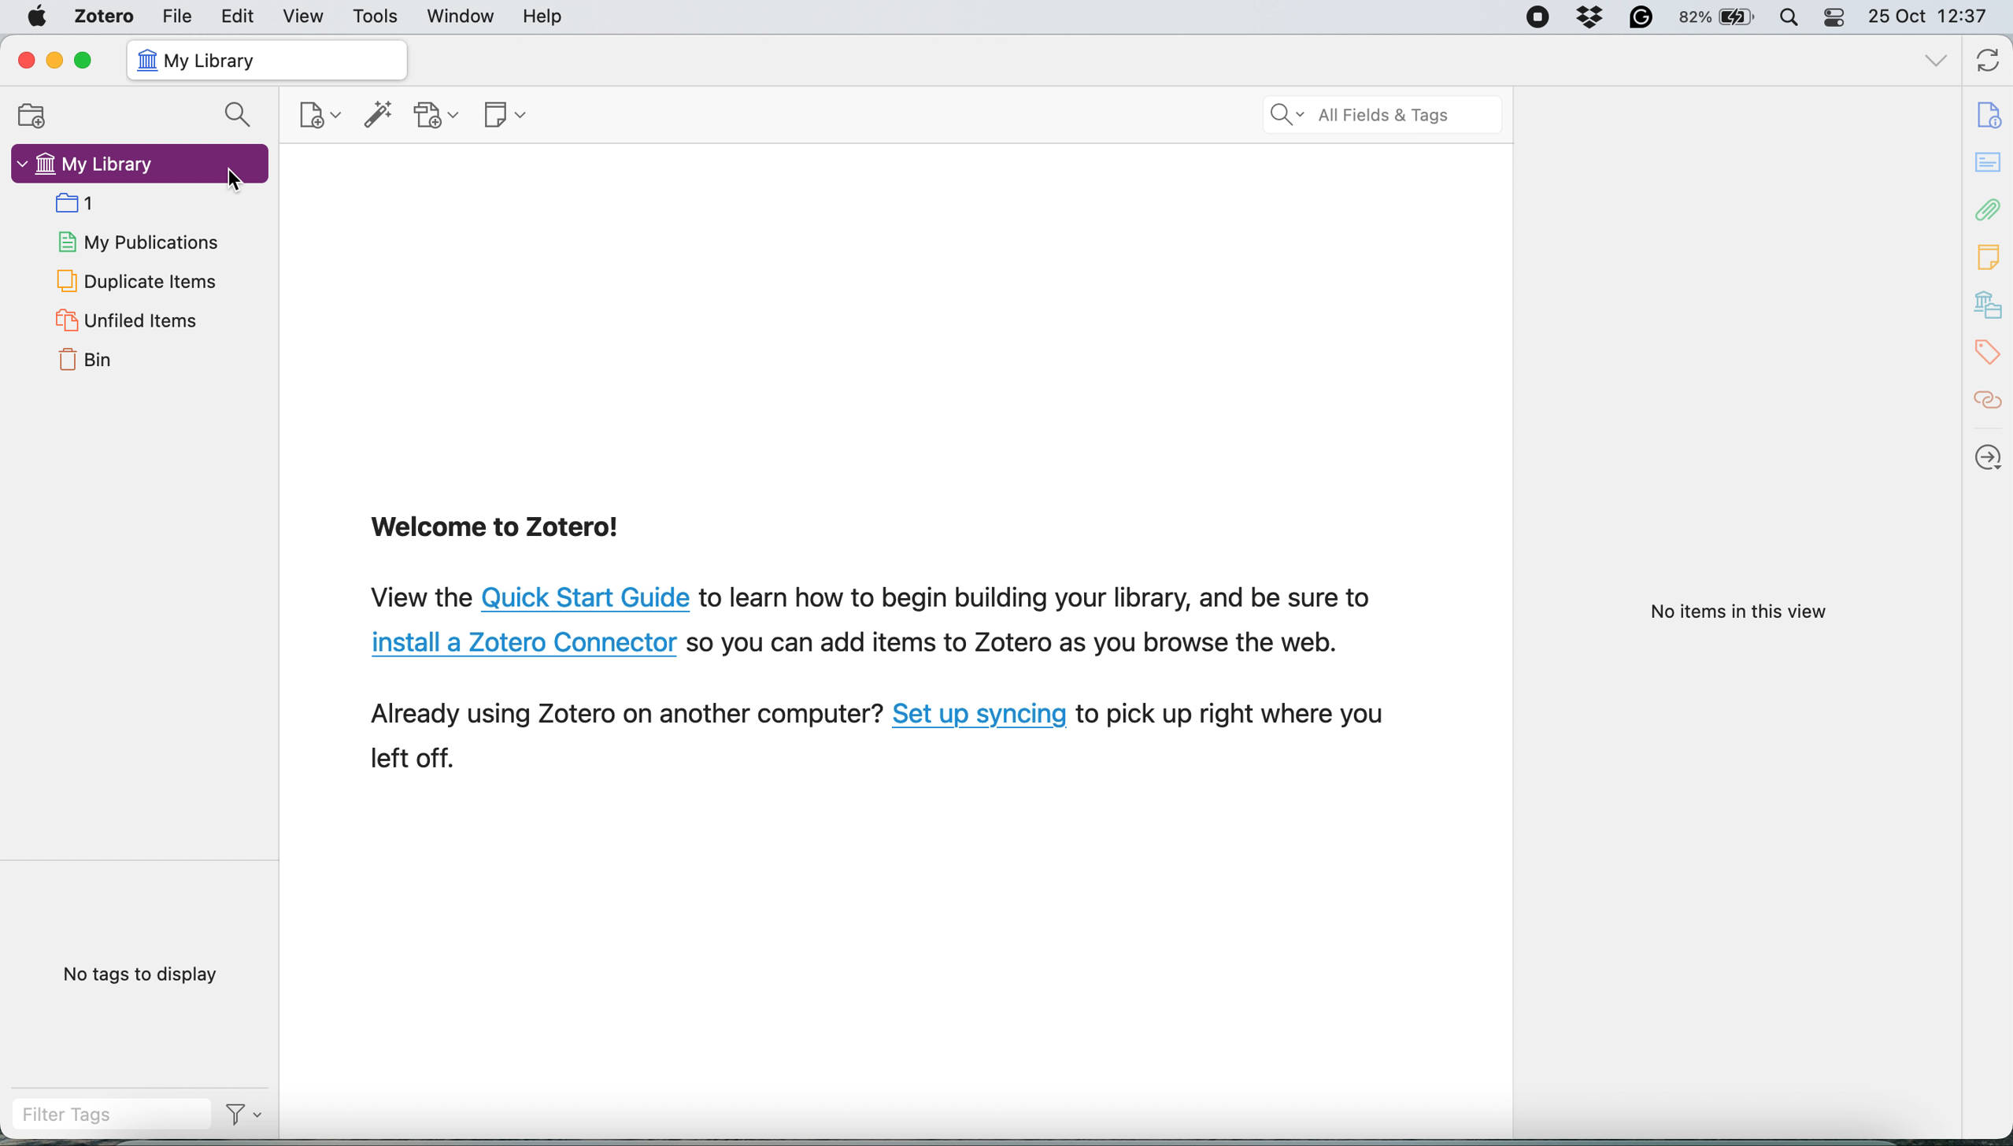 This screenshot has height=1146, width=2013. Describe the element at coordinates (87, 61) in the screenshot. I see `maximise` at that location.